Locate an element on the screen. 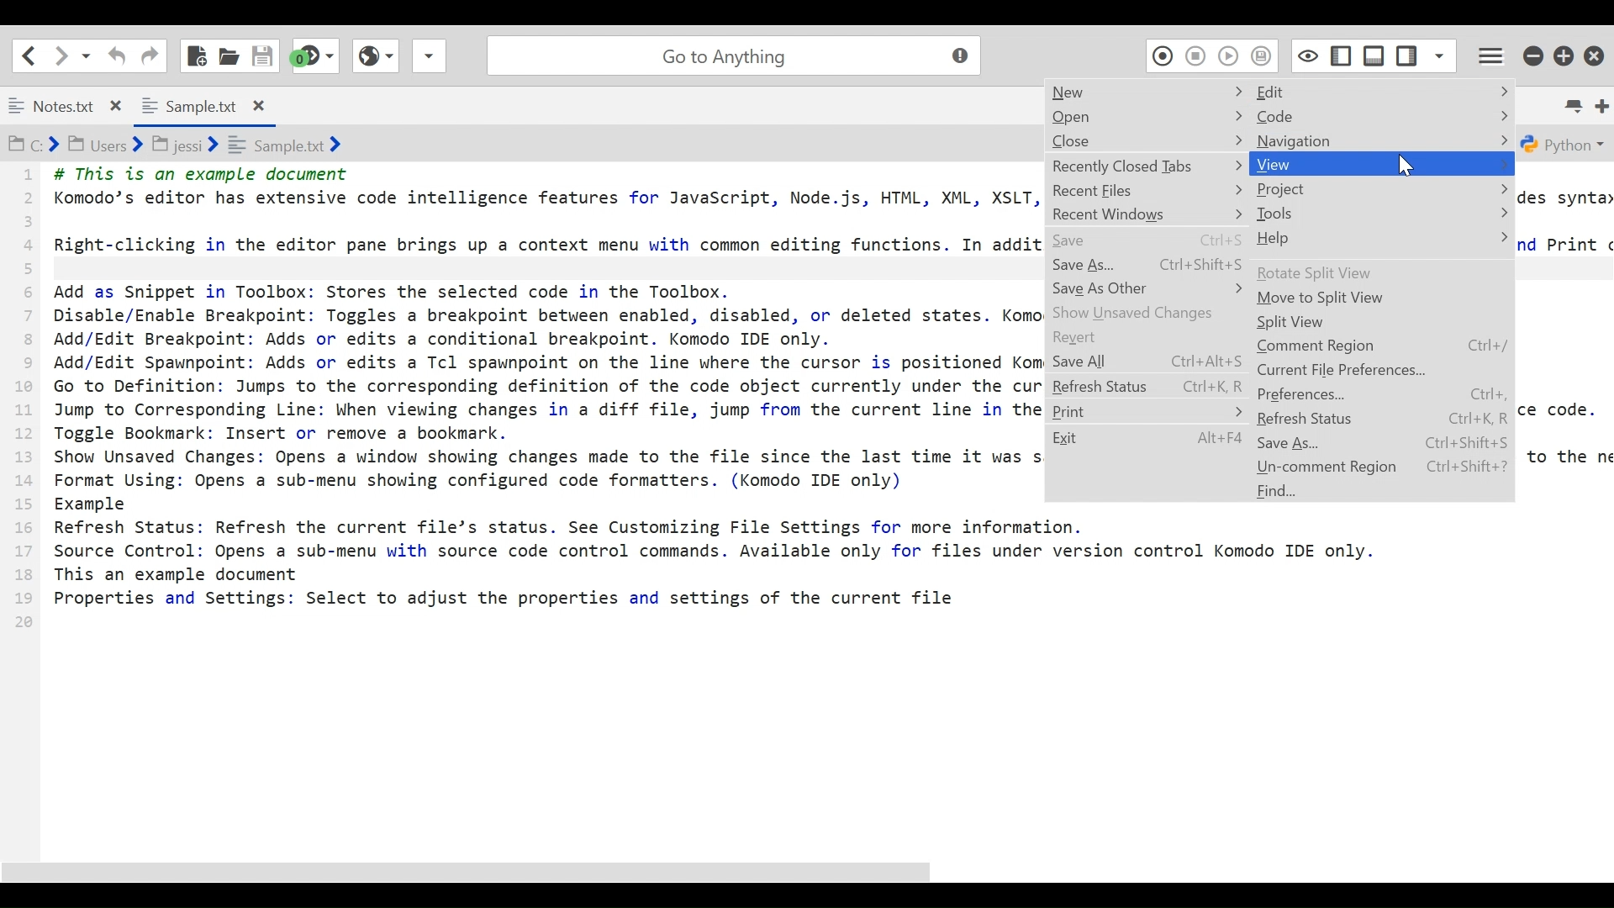 The height and width of the screenshot is (908, 1614). C:> Users> jessi> sample.txt> is located at coordinates (198, 145).